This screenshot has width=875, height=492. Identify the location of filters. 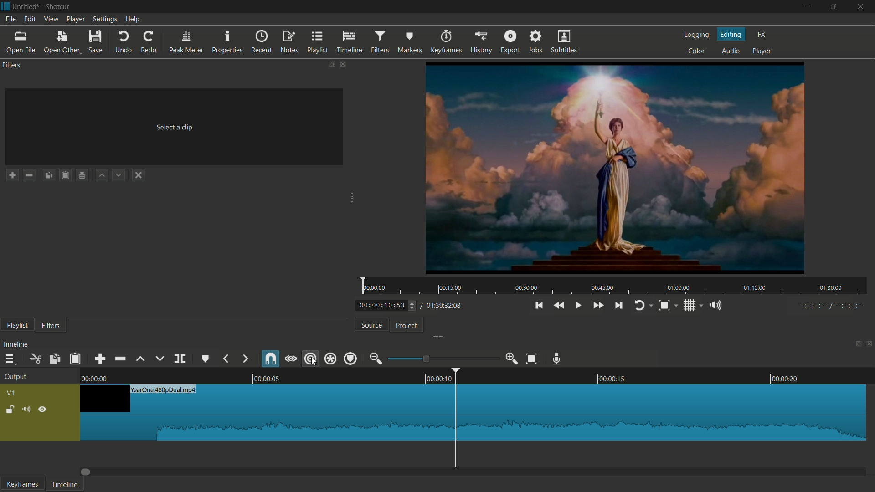
(380, 42).